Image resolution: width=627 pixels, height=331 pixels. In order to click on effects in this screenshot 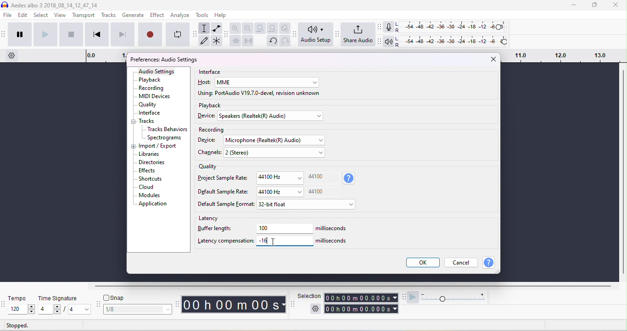, I will do `click(148, 171)`.